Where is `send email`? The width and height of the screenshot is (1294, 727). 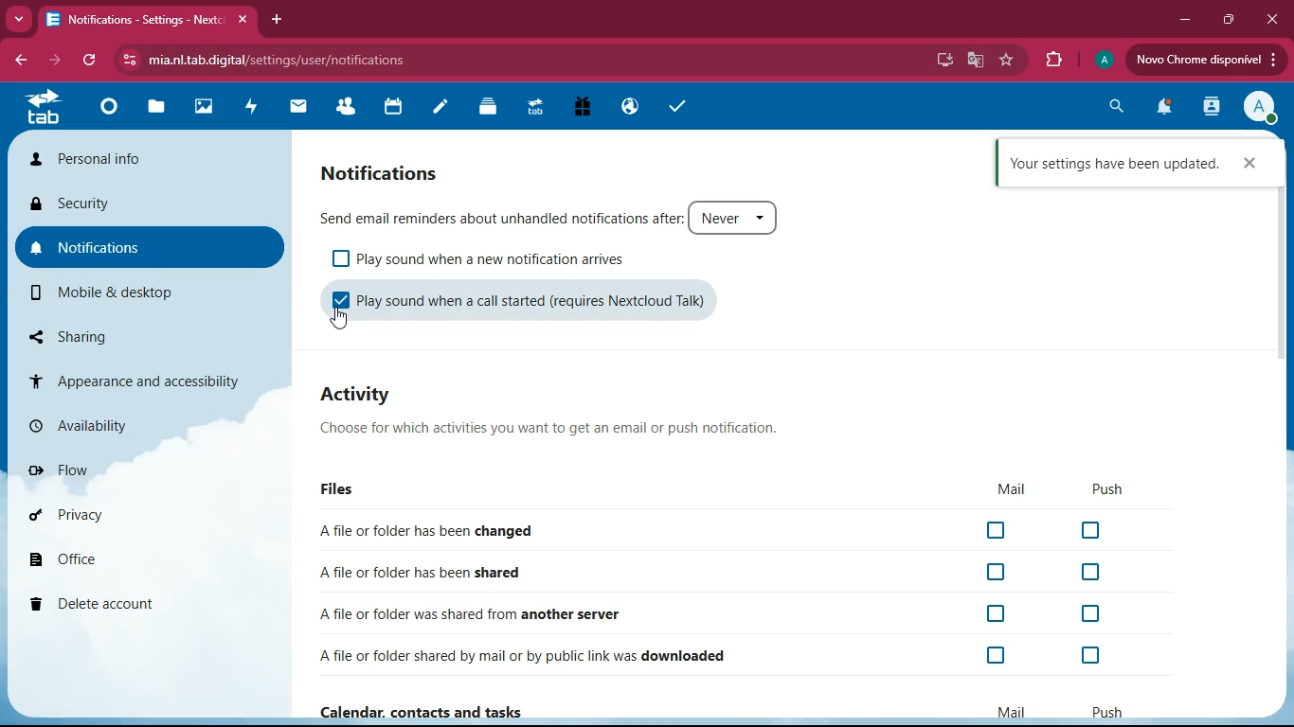 send email is located at coordinates (500, 219).